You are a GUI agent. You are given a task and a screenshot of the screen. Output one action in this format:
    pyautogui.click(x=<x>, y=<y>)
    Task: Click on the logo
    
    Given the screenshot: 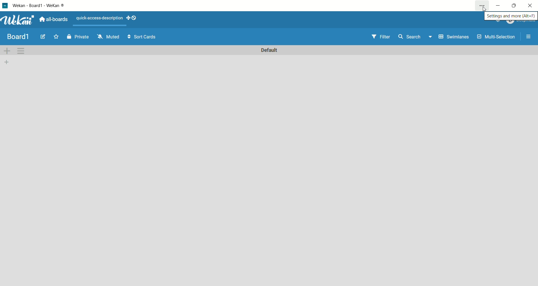 What is the action you would take?
    pyautogui.click(x=5, y=5)
    